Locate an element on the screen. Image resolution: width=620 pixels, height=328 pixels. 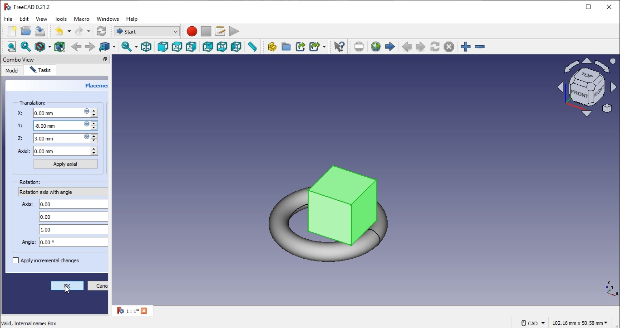
next page is located at coordinates (421, 47).